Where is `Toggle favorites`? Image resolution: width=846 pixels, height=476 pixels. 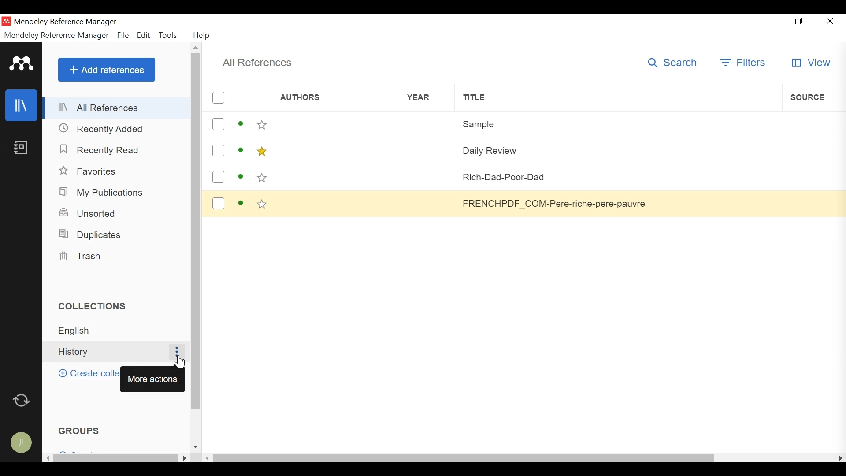
Toggle favorites is located at coordinates (262, 178).